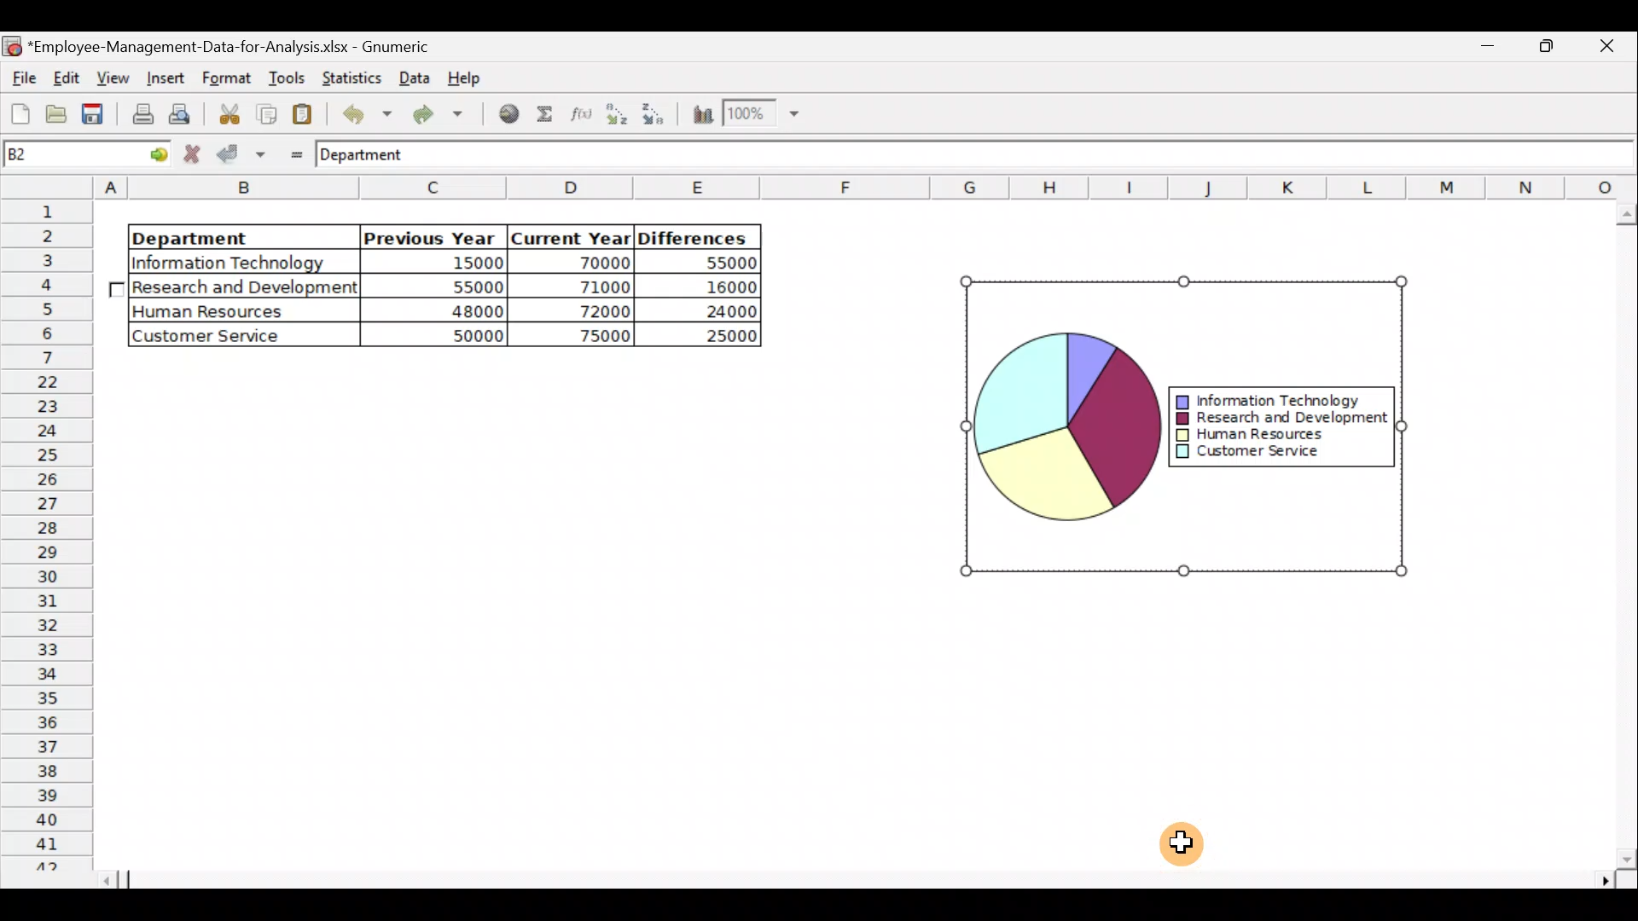 Image resolution: width=1638 pixels, height=921 pixels. I want to click on View, so click(116, 76).